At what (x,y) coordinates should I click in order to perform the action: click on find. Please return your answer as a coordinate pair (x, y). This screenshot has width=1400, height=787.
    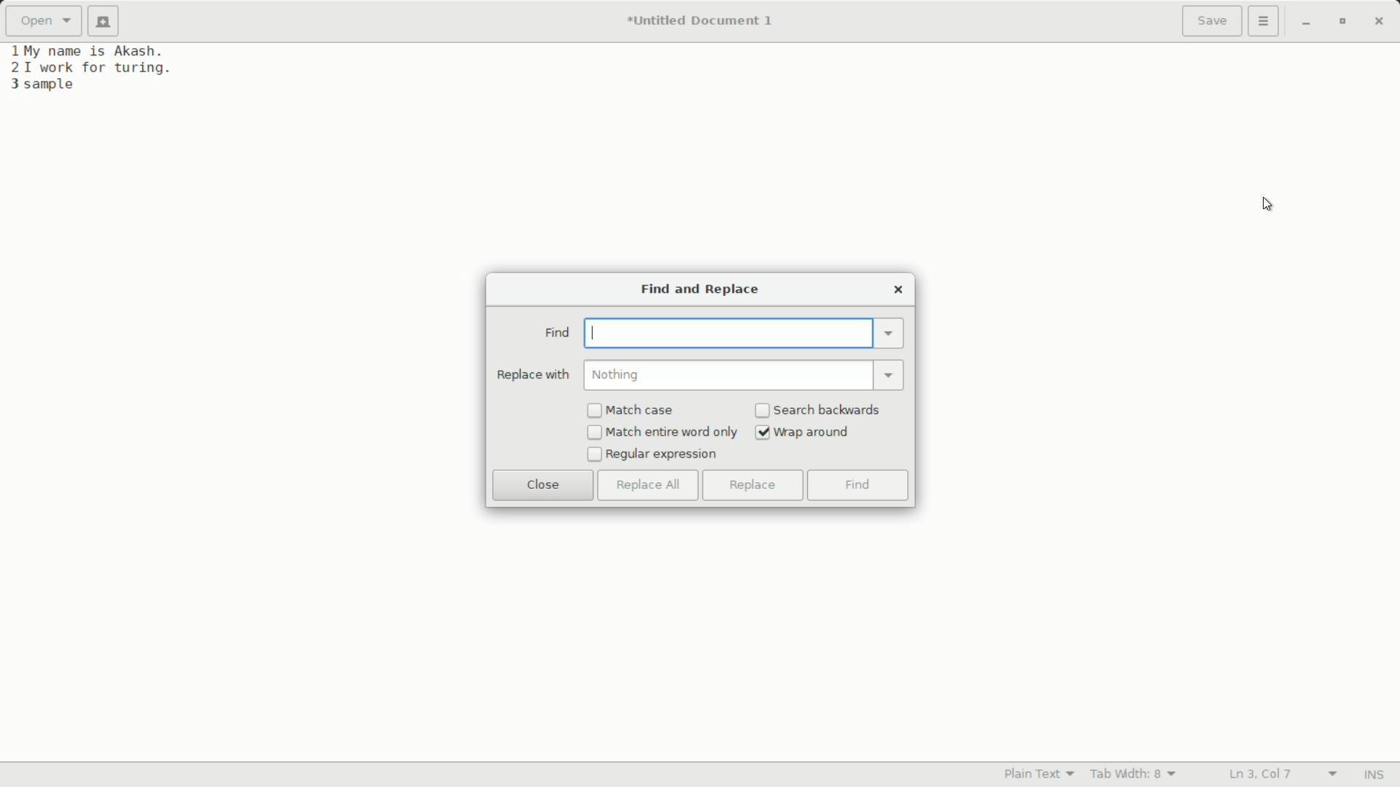
    Looking at the image, I should click on (858, 487).